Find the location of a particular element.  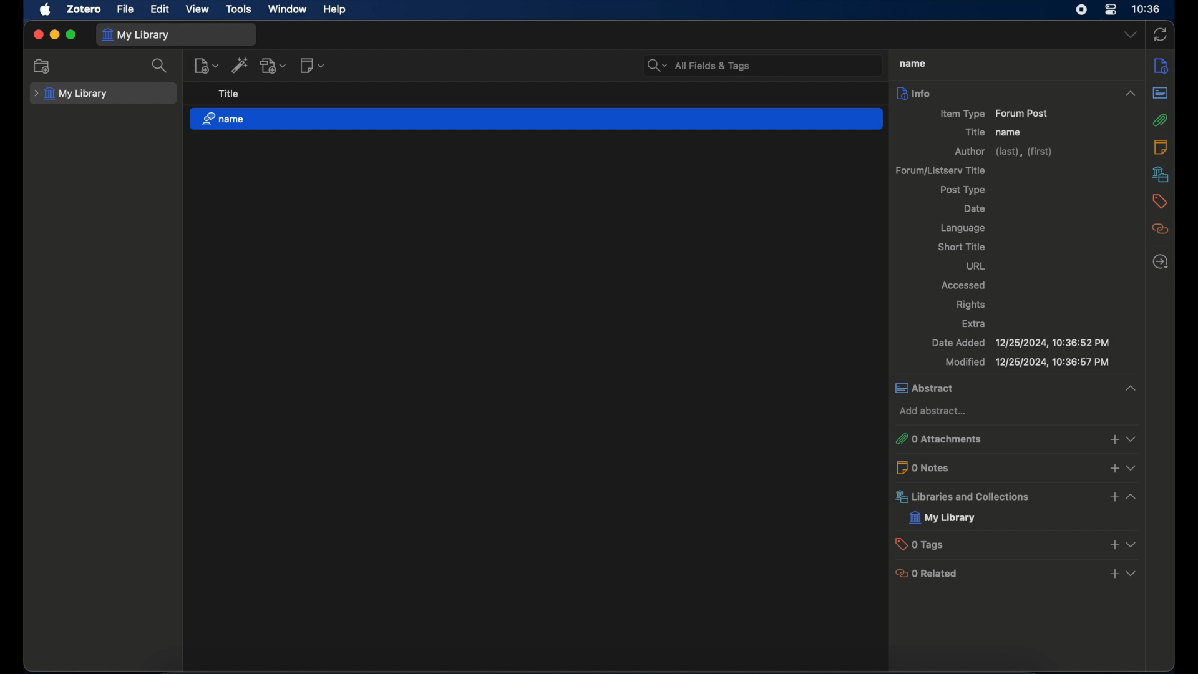

close is located at coordinates (38, 34).